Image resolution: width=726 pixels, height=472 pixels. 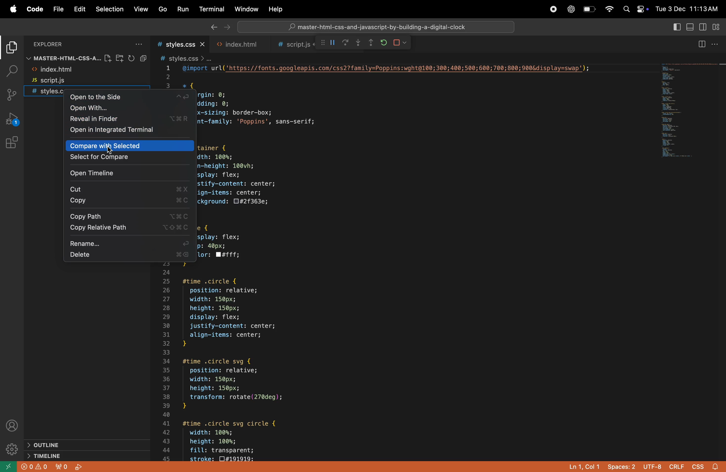 What do you see at coordinates (291, 44) in the screenshot?
I see `script .js` at bounding box center [291, 44].